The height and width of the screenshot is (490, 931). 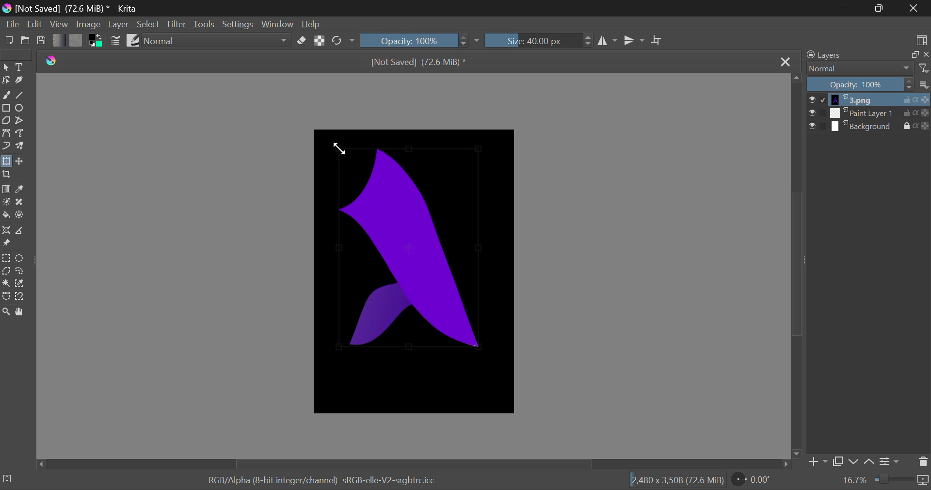 I want to click on Colorize Mask Tool, so click(x=7, y=203).